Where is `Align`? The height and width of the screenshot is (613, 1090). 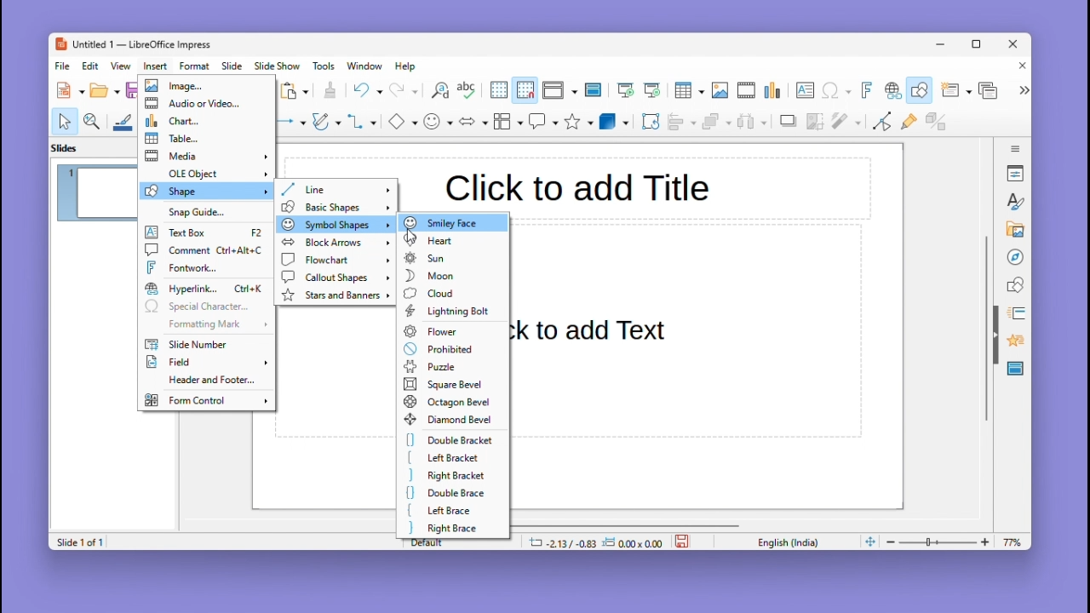 Align is located at coordinates (681, 122).